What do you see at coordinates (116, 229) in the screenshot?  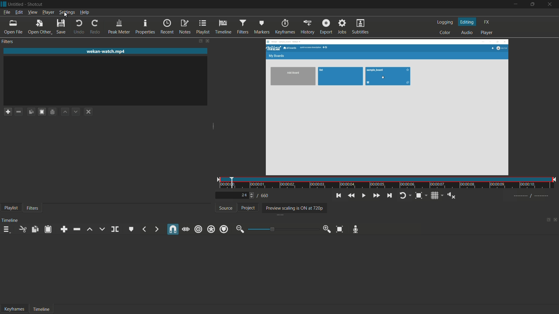 I see `split at playhead` at bounding box center [116, 229].